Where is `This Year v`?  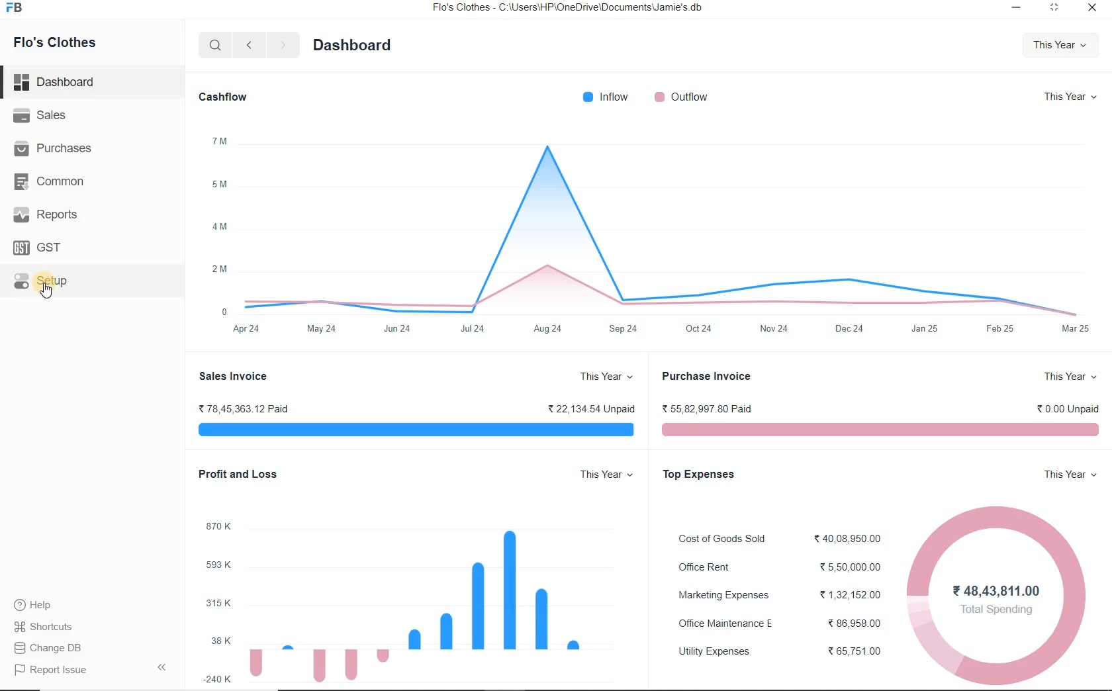 This Year v is located at coordinates (1071, 474).